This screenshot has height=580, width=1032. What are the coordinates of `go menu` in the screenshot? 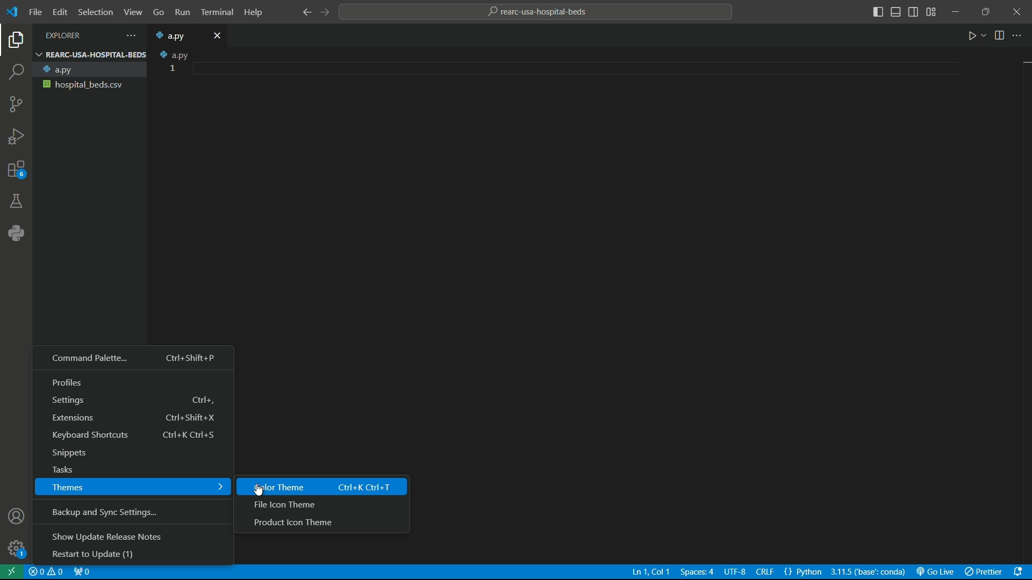 It's located at (157, 13).